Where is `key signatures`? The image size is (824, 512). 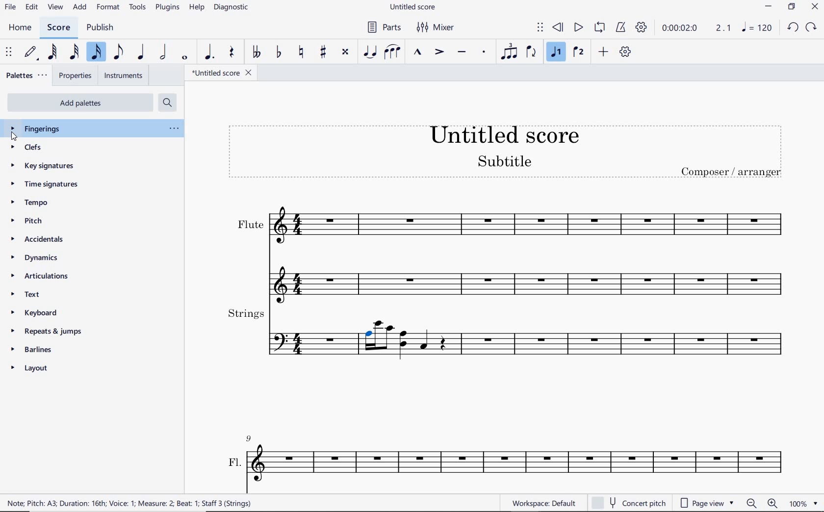
key signatures is located at coordinates (43, 166).